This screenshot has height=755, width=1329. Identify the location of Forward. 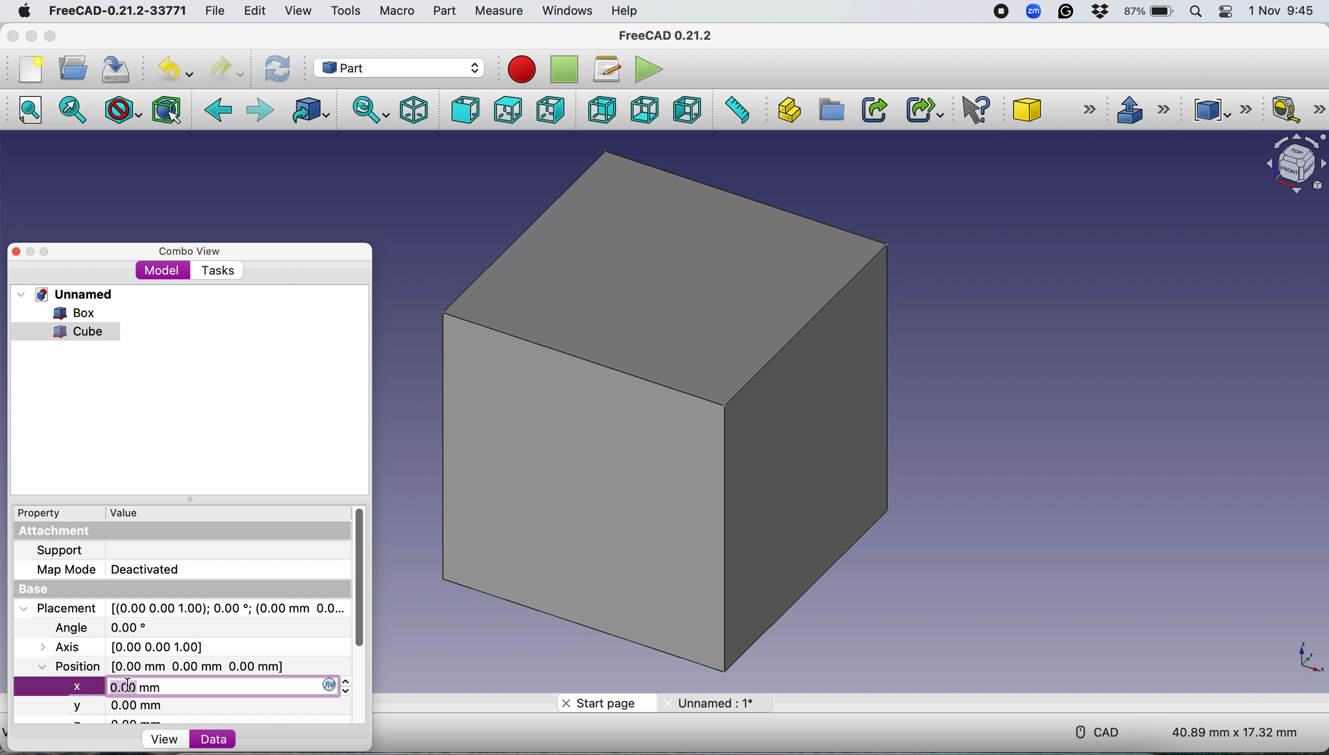
(260, 111).